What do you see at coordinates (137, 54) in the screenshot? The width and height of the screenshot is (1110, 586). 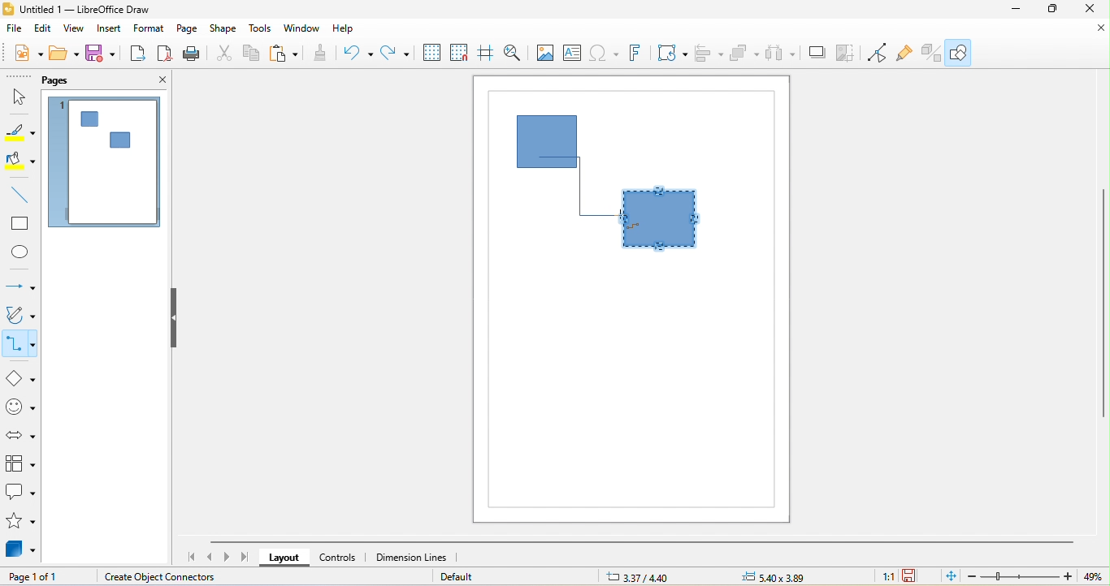 I see `export` at bounding box center [137, 54].